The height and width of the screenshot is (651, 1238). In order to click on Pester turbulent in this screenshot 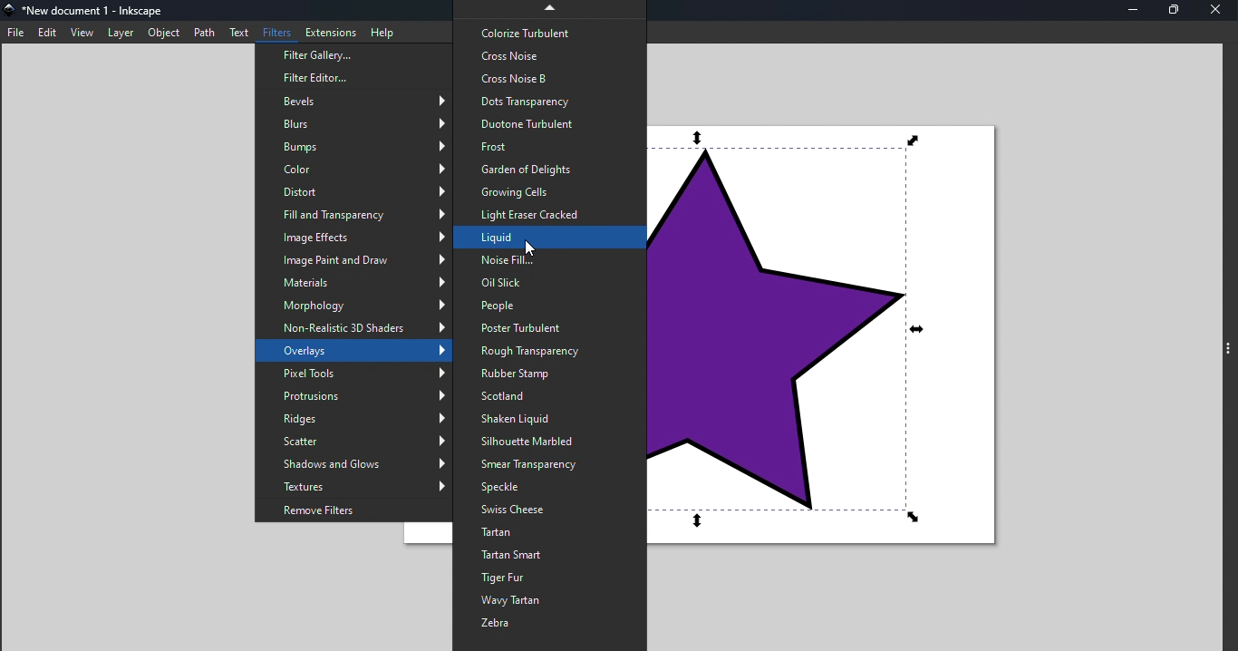, I will do `click(547, 327)`.